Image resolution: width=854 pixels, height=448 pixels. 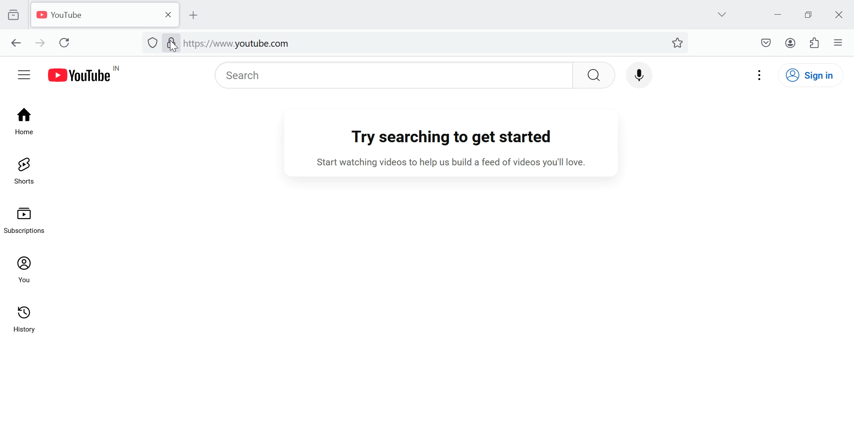 I want to click on YouTube Home, so click(x=90, y=74).